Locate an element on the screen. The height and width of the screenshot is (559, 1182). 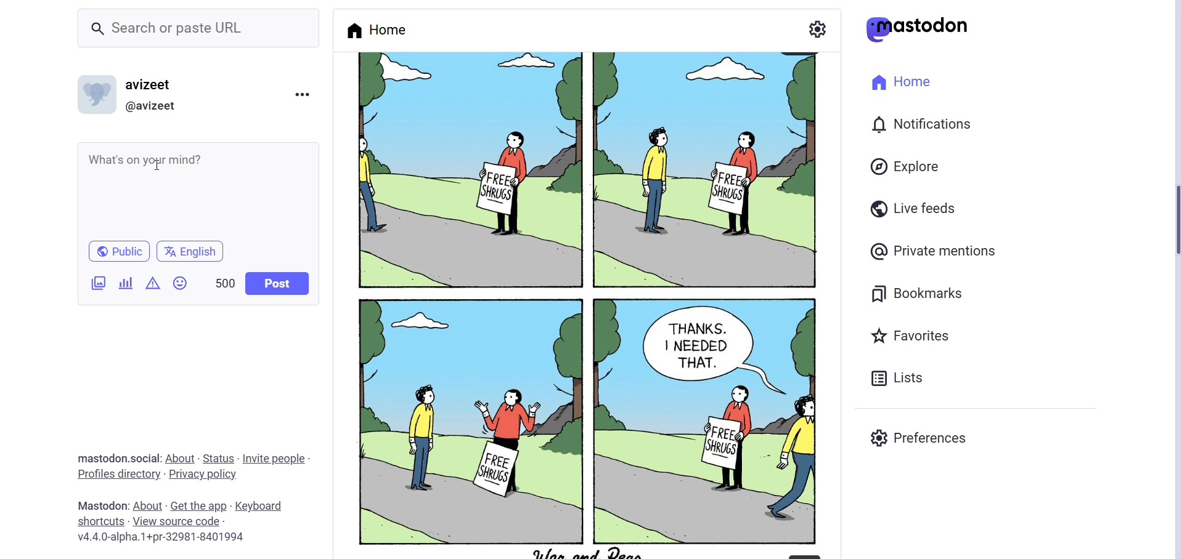
Preferences is located at coordinates (923, 436).